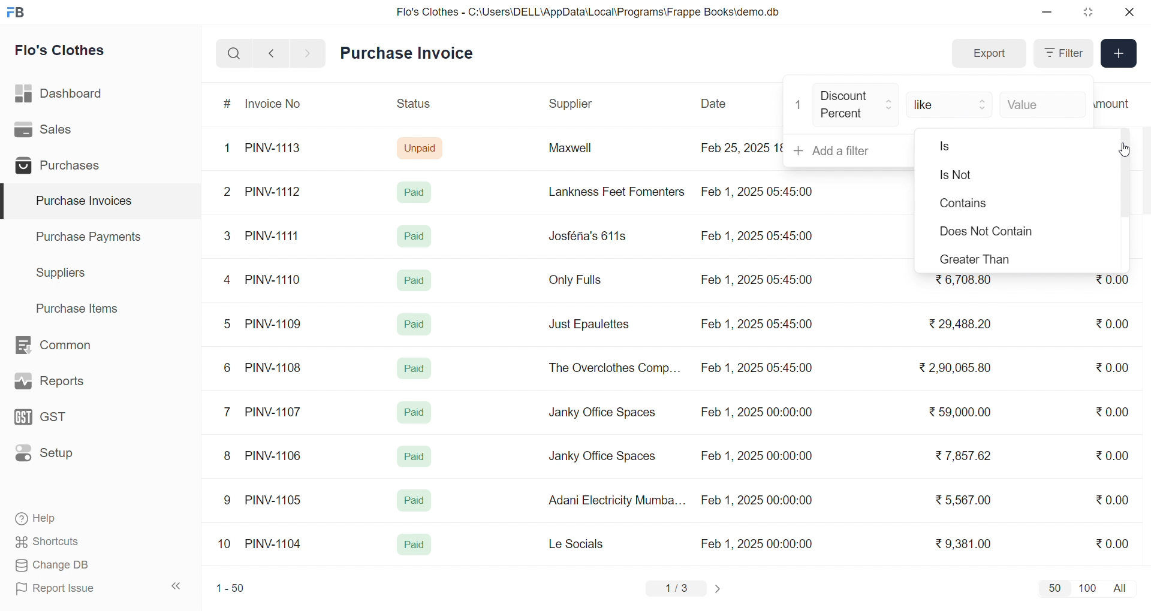 The width and height of the screenshot is (1151, 611). I want to click on Supplier, so click(573, 104).